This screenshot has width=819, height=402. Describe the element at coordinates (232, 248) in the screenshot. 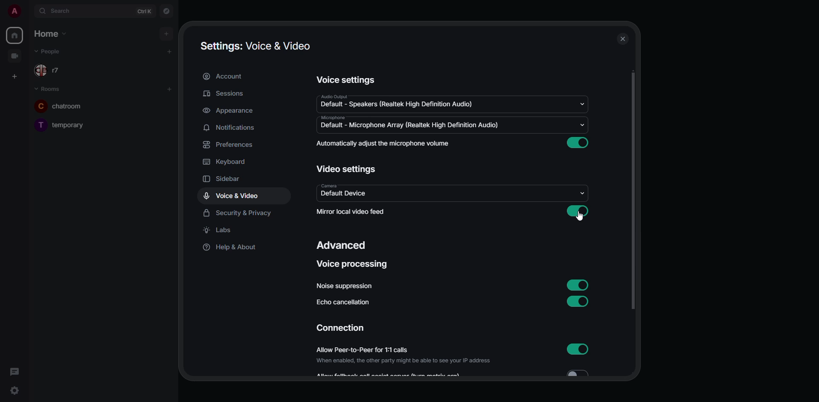

I see `help & about` at that location.